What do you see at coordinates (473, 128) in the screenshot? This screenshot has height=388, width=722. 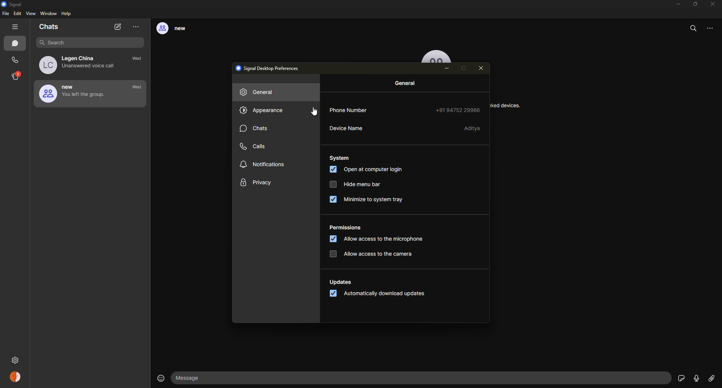 I see `aditya` at bounding box center [473, 128].